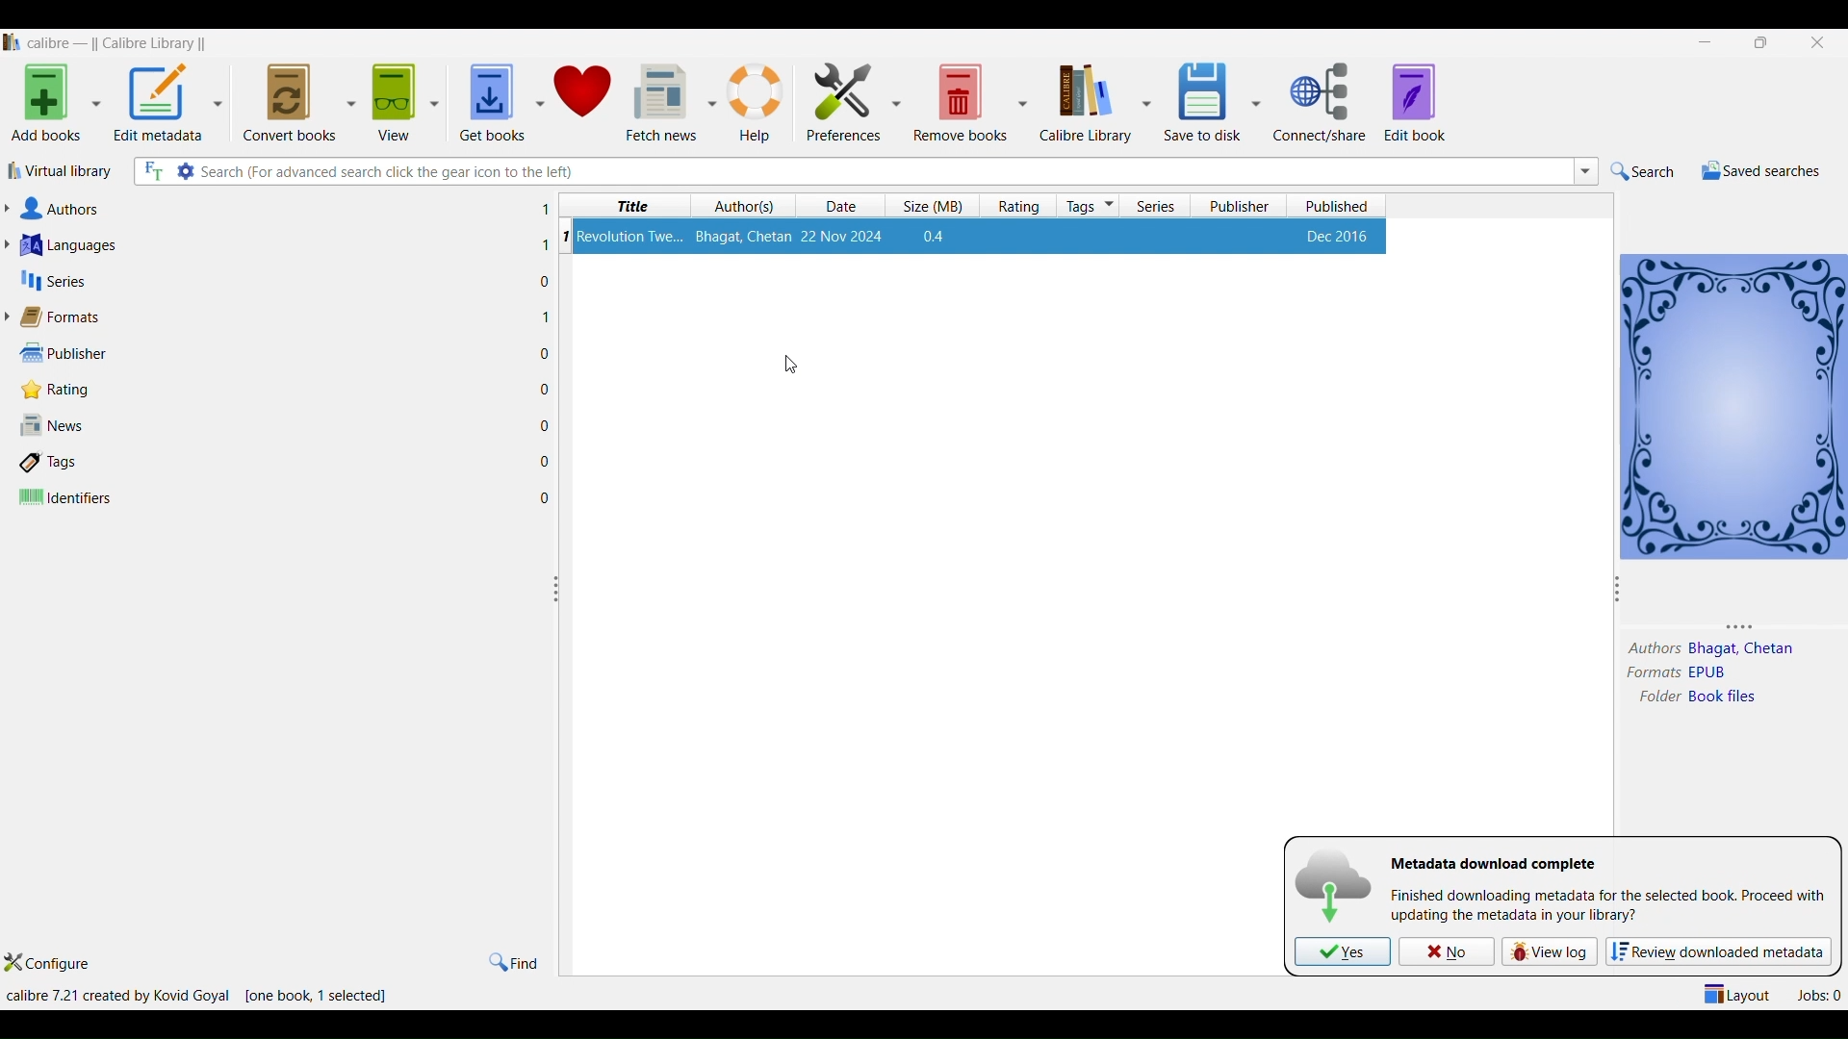 The height and width of the screenshot is (1039, 1848). I want to click on connect/share, so click(1320, 104).